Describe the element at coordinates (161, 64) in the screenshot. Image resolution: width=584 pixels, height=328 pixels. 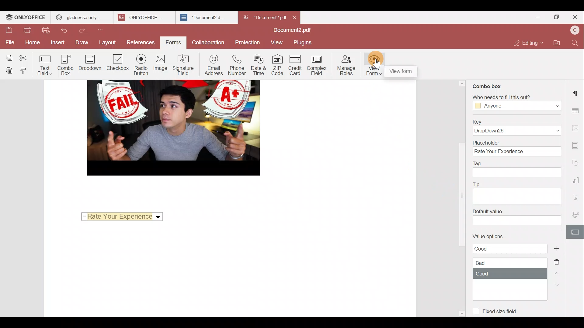
I see `Image` at that location.